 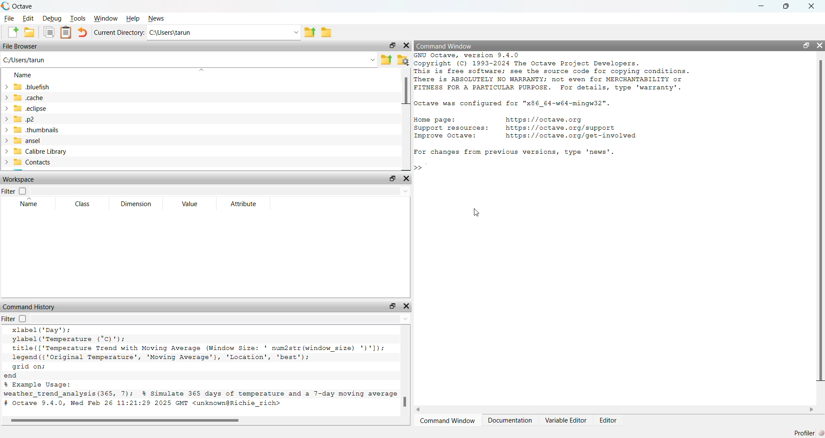 I want to click on File Browser, so click(x=21, y=46).